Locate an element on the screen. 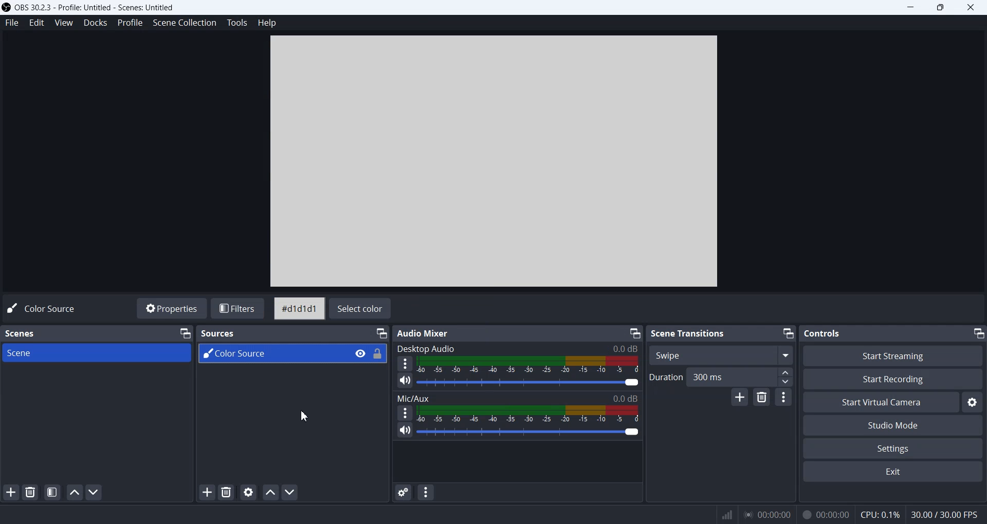  Scene Collection is located at coordinates (185, 23).